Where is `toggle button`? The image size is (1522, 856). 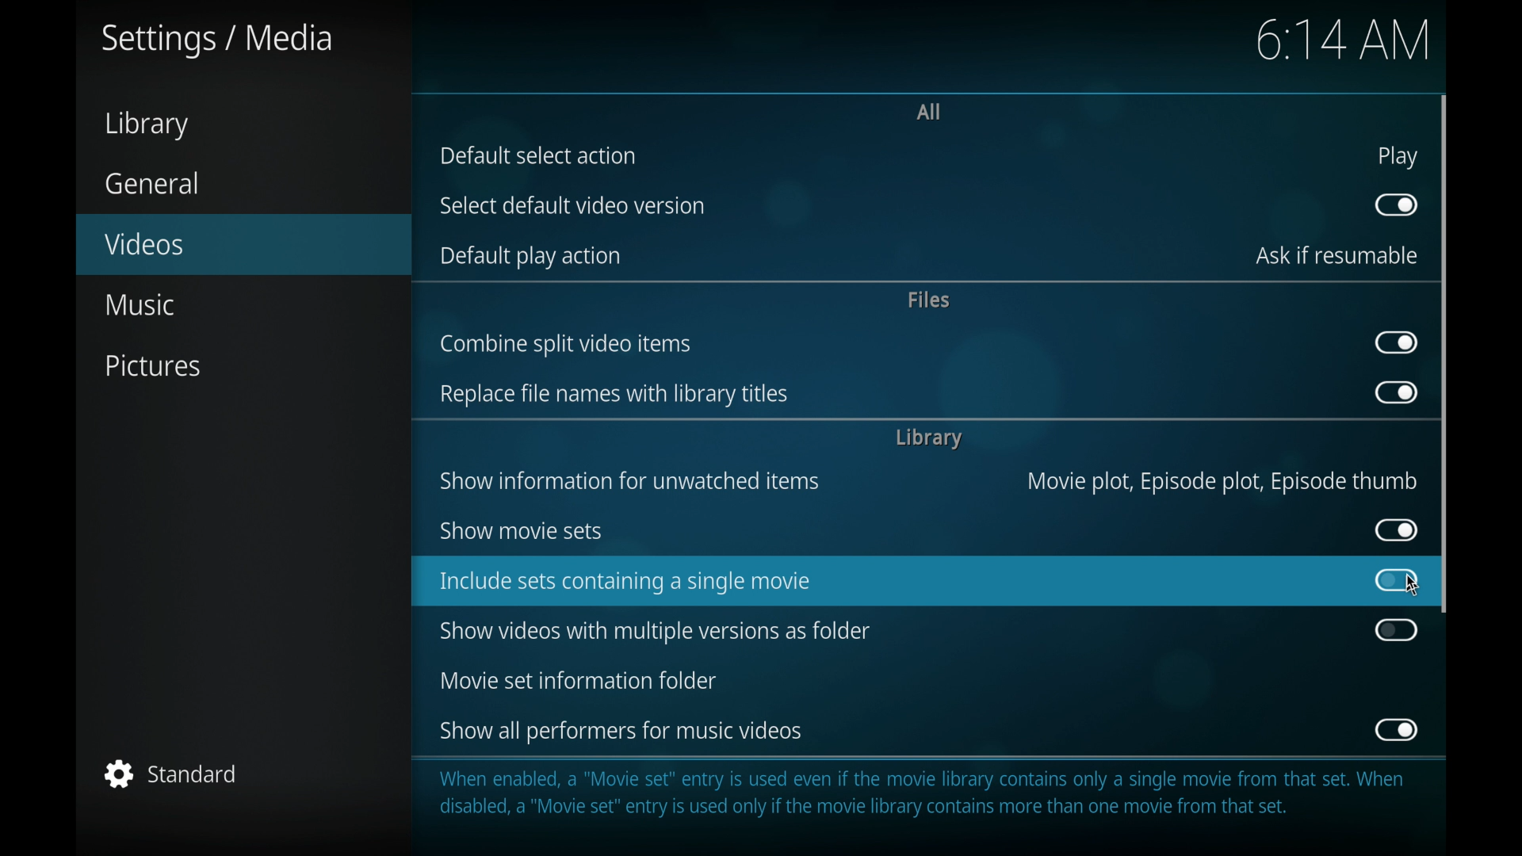
toggle button is located at coordinates (1397, 205).